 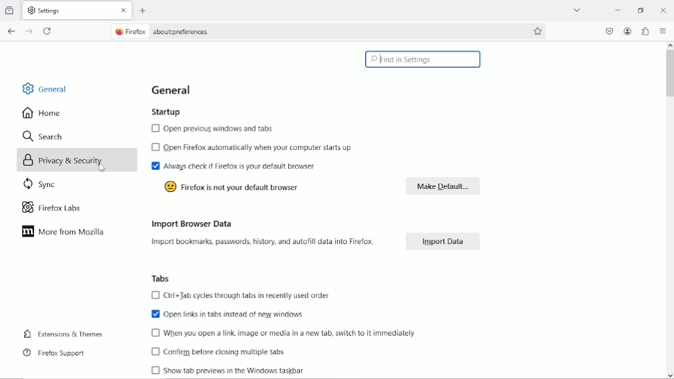 What do you see at coordinates (41, 113) in the screenshot?
I see `home` at bounding box center [41, 113].